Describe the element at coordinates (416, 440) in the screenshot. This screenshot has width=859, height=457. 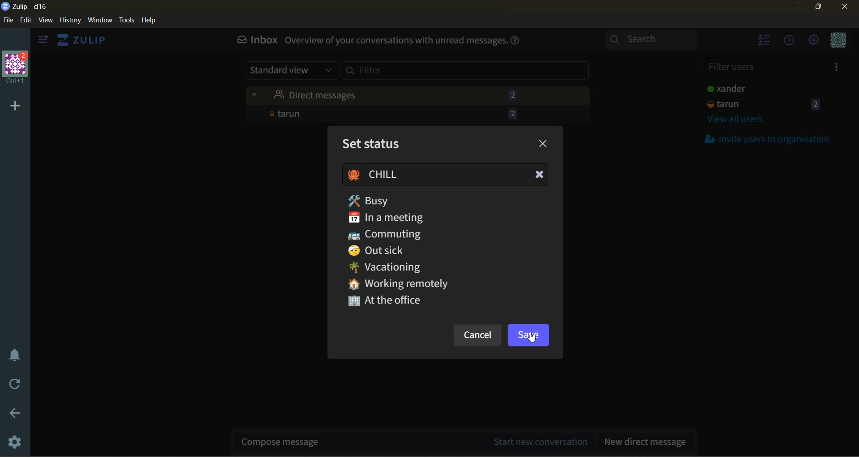
I see `start new conversation` at that location.